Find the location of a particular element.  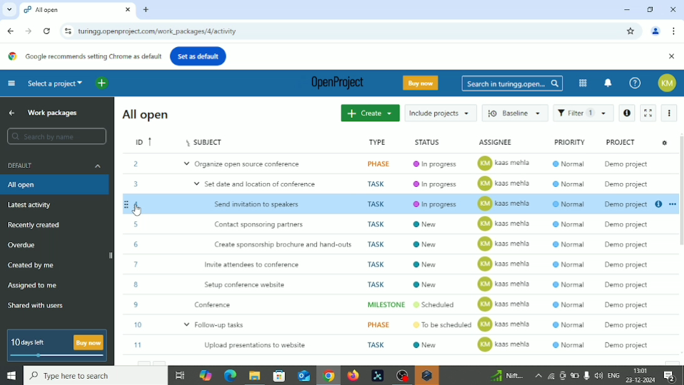

File explorer is located at coordinates (254, 377).